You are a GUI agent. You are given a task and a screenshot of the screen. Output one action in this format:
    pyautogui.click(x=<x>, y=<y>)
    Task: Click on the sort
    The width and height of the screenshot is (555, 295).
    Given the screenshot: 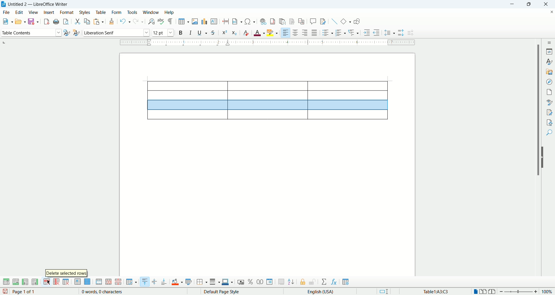 What is the action you would take?
    pyautogui.click(x=291, y=283)
    